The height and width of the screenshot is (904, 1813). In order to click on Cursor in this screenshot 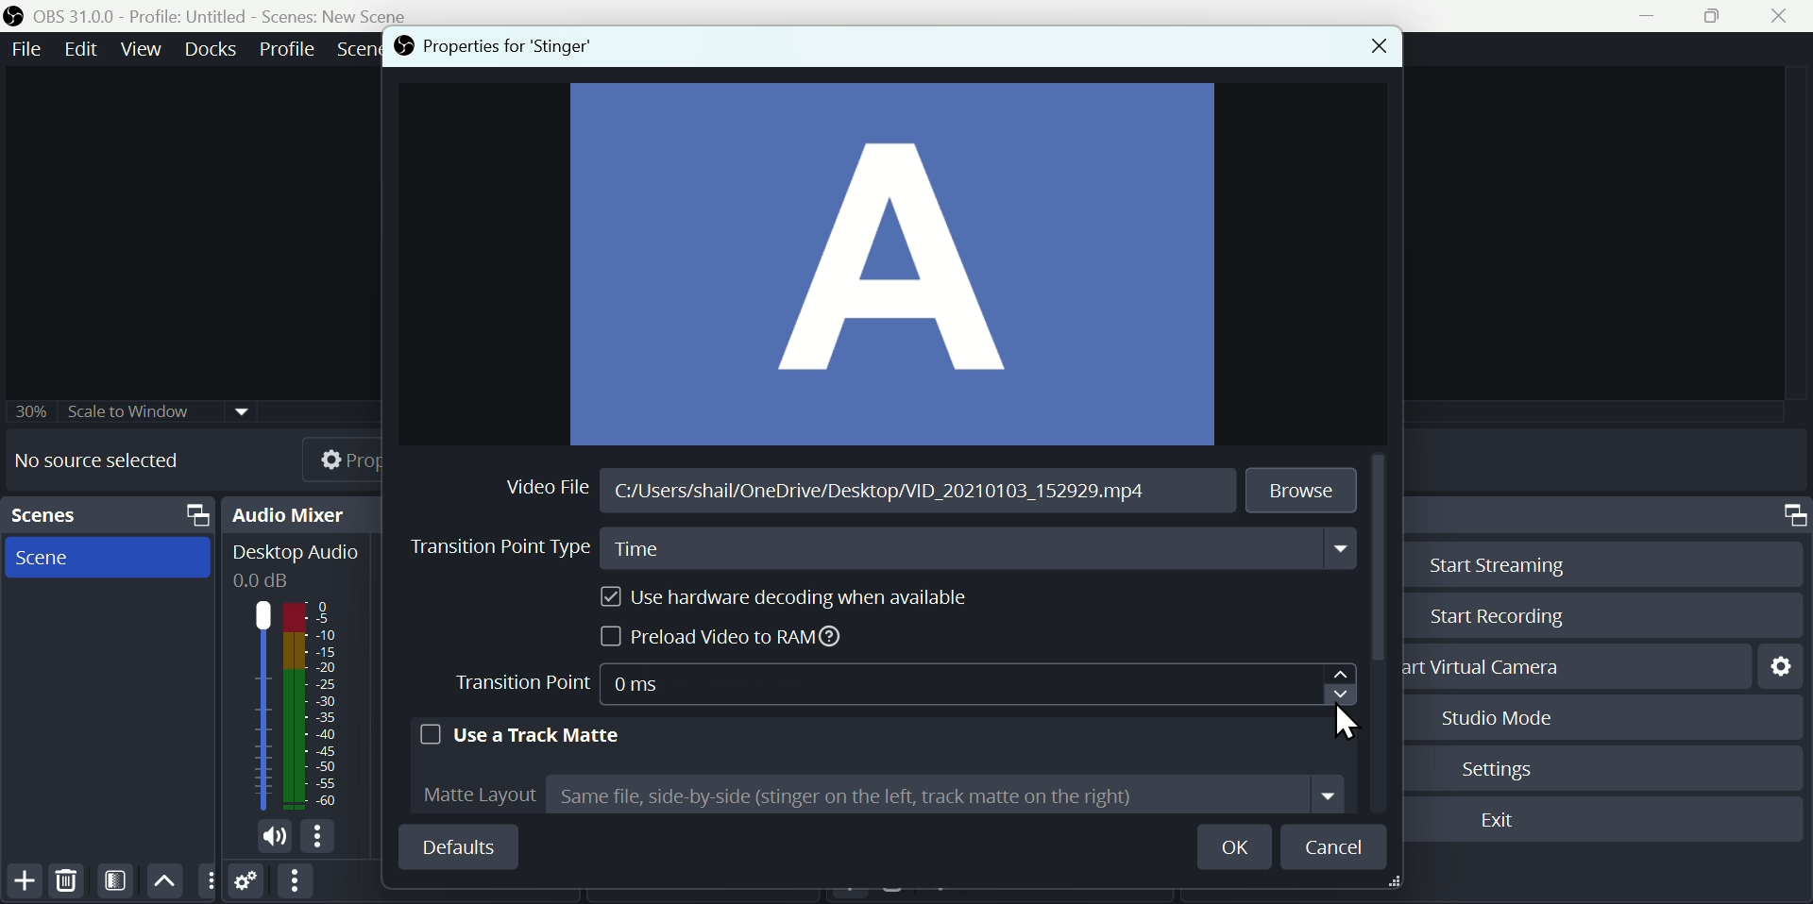, I will do `click(1344, 684)`.